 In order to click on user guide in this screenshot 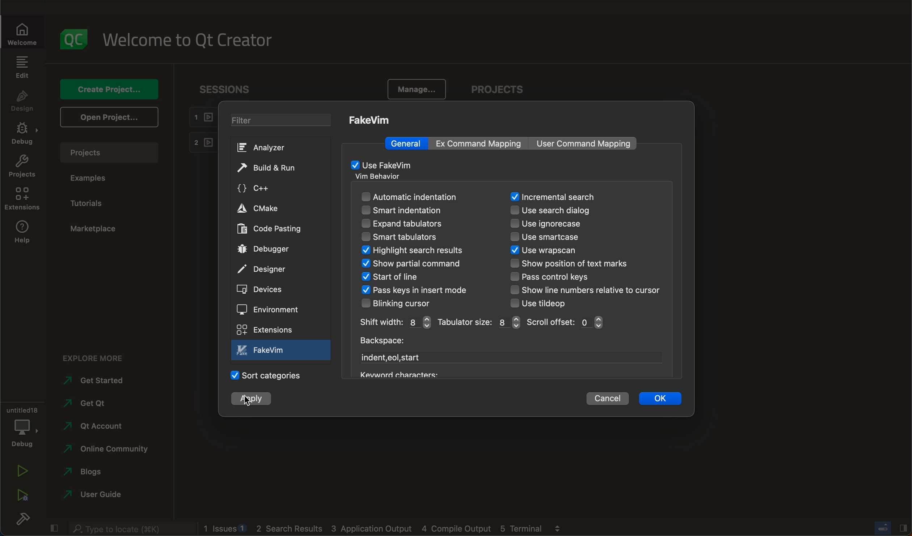, I will do `click(101, 495)`.